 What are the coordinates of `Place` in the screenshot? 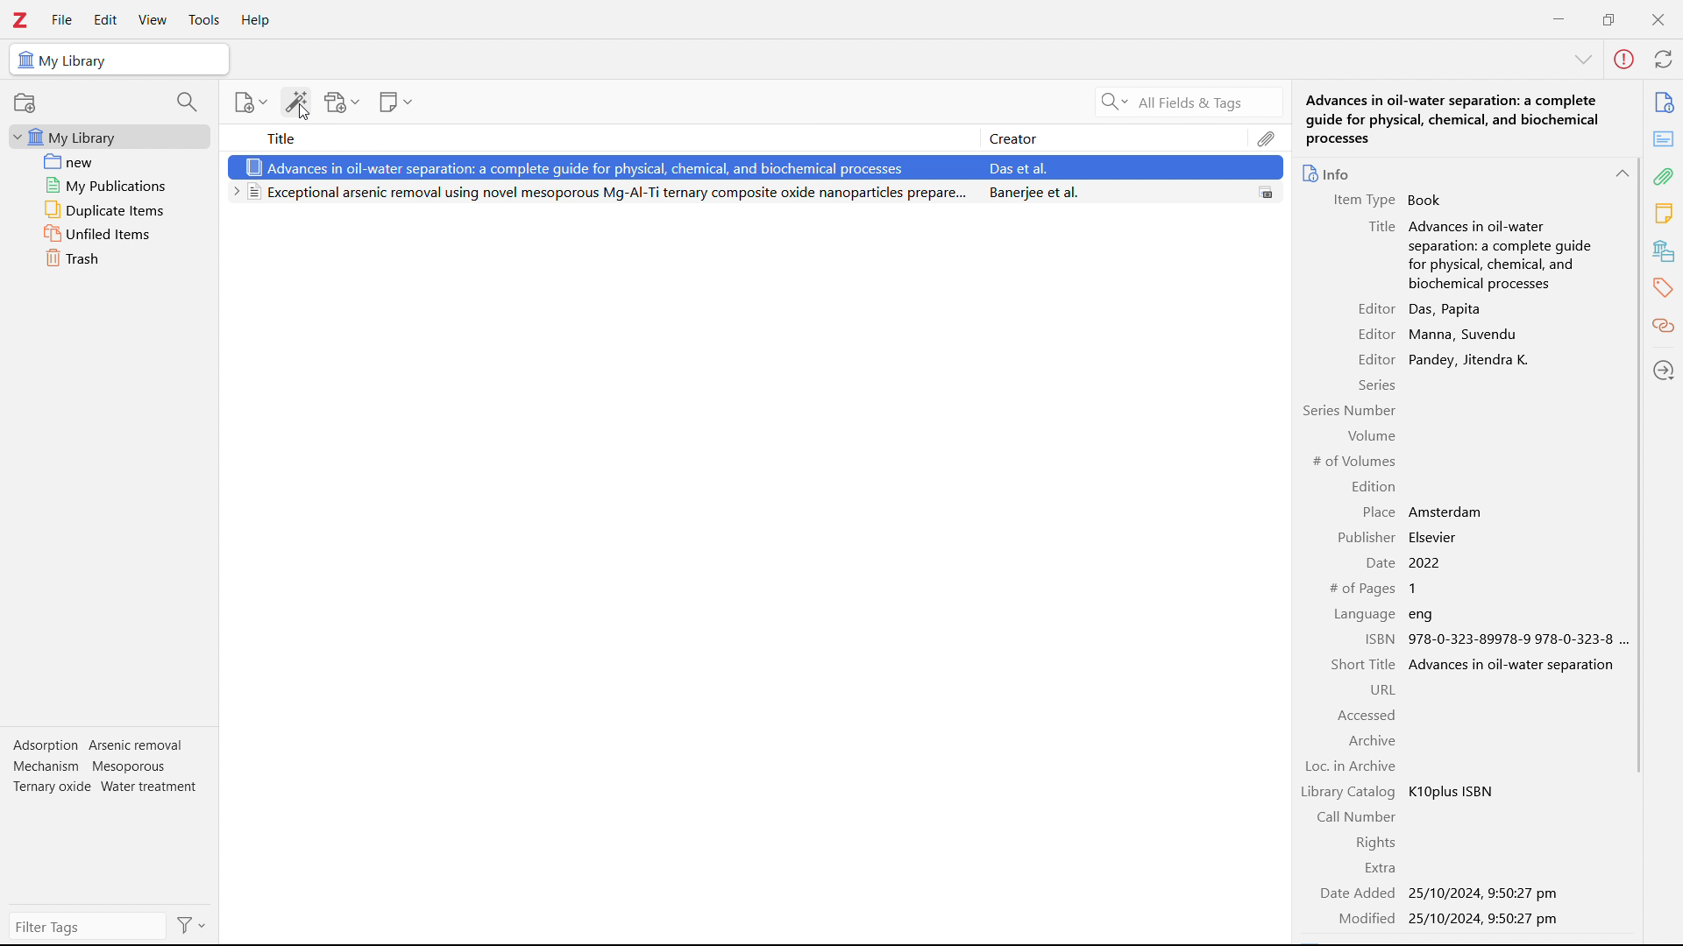 It's located at (1378, 513).